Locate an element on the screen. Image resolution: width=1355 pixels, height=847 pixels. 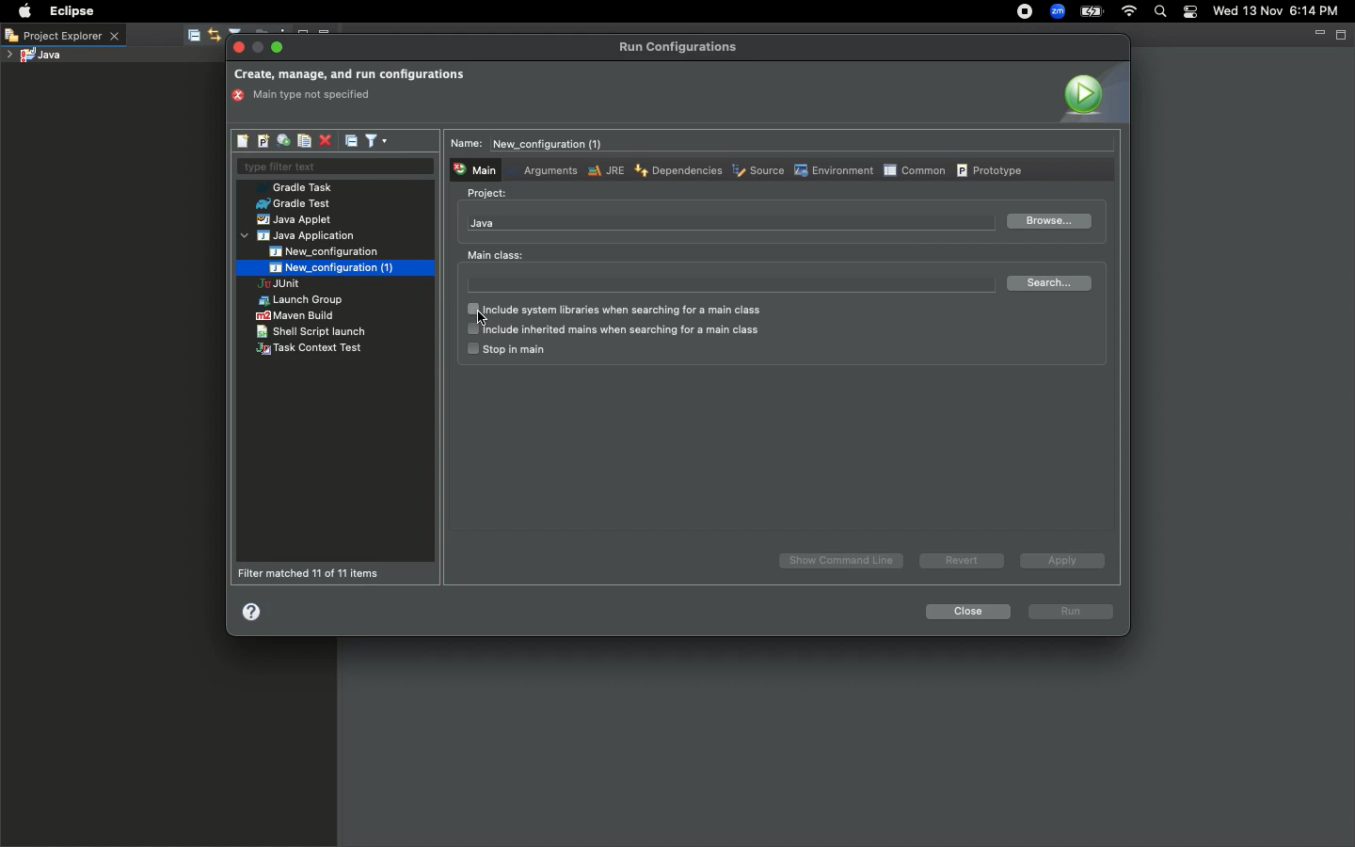
Environment is located at coordinates (832, 170).